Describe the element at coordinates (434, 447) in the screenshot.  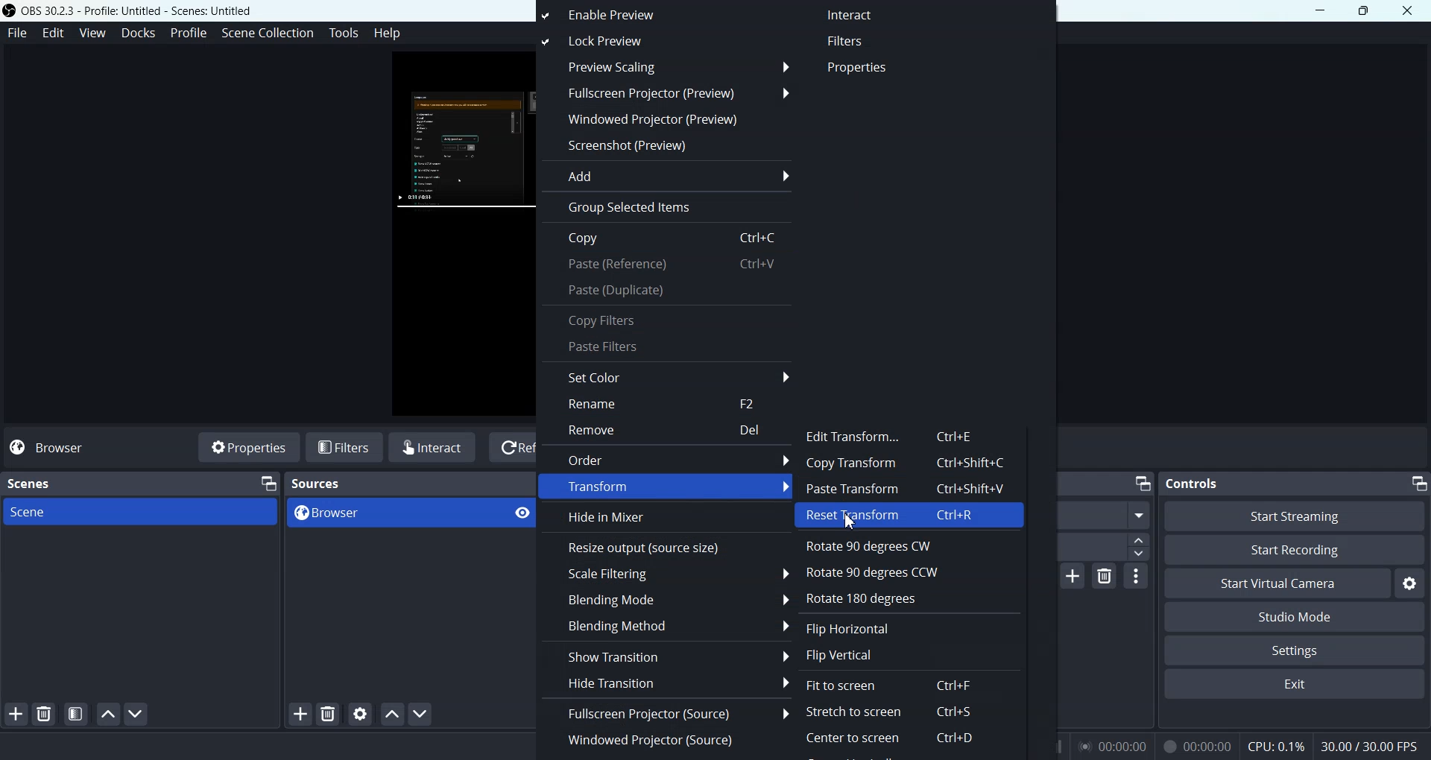
I see `Interact` at that location.